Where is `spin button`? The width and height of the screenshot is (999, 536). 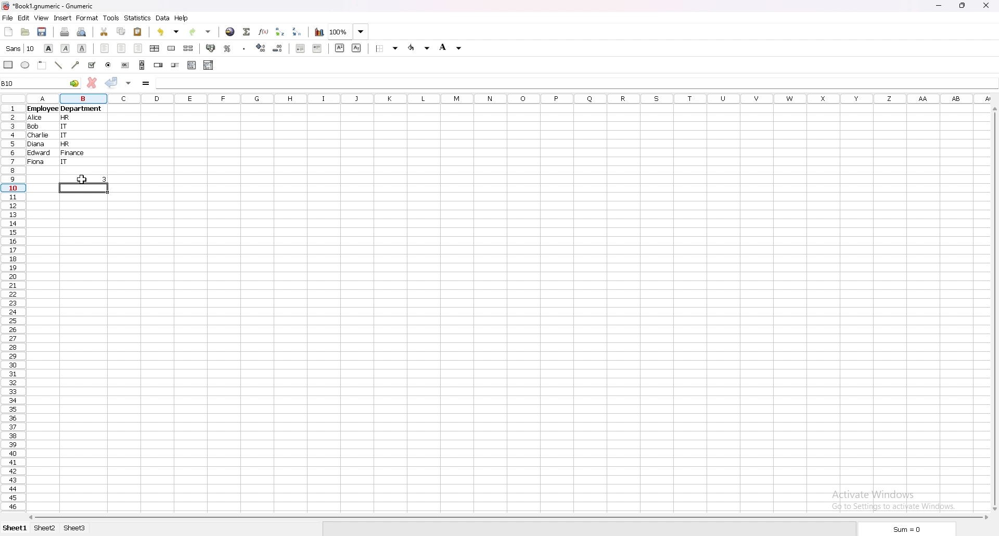 spin button is located at coordinates (158, 65).